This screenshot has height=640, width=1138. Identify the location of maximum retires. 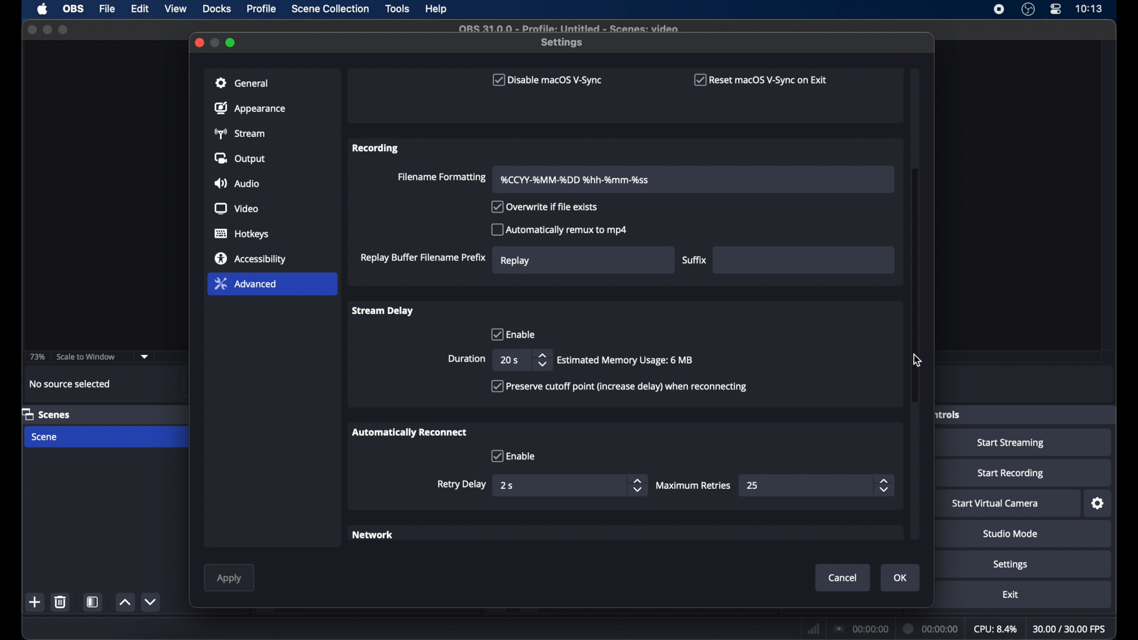
(695, 485).